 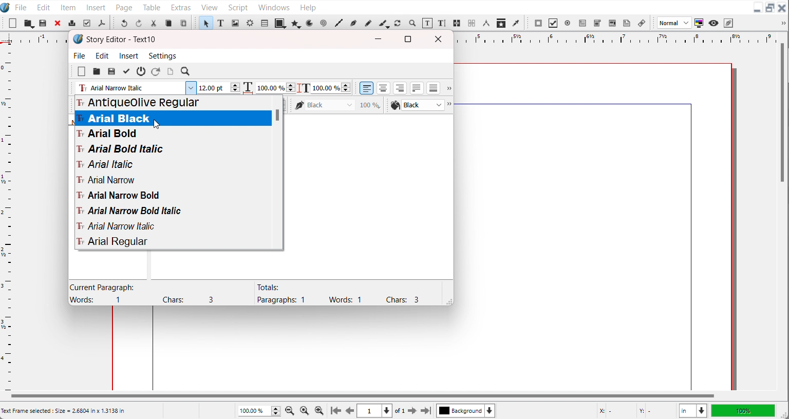 I want to click on Text Color, so click(x=417, y=105).